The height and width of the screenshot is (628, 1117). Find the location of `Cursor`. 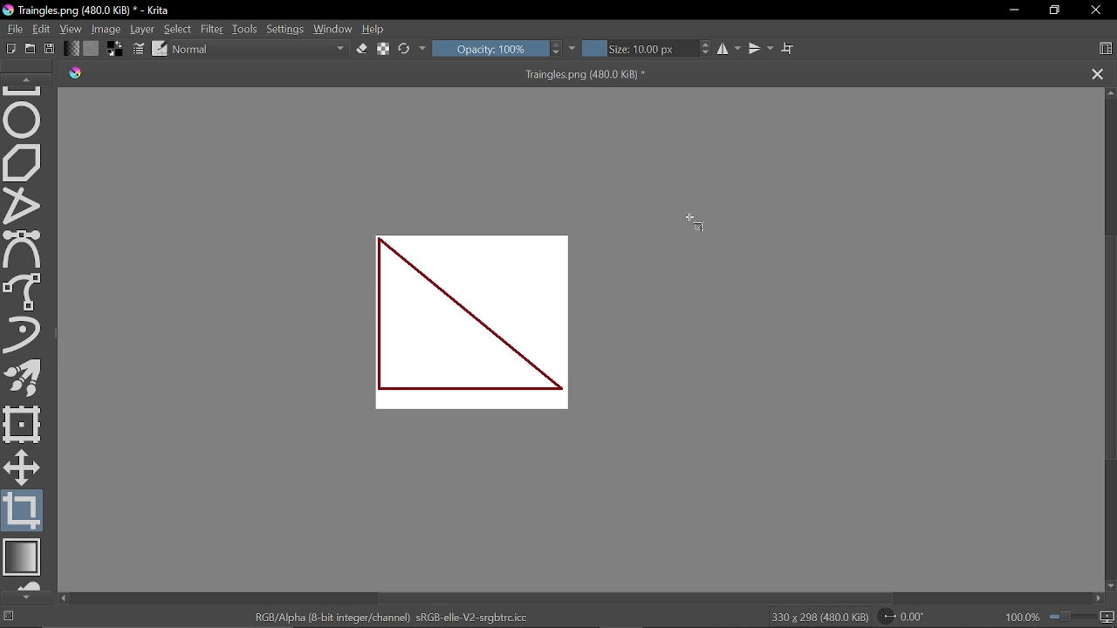

Cursor is located at coordinates (694, 221).